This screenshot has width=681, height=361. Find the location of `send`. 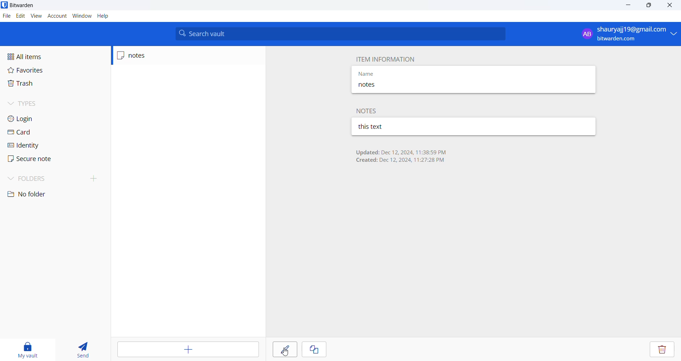

send is located at coordinates (81, 349).